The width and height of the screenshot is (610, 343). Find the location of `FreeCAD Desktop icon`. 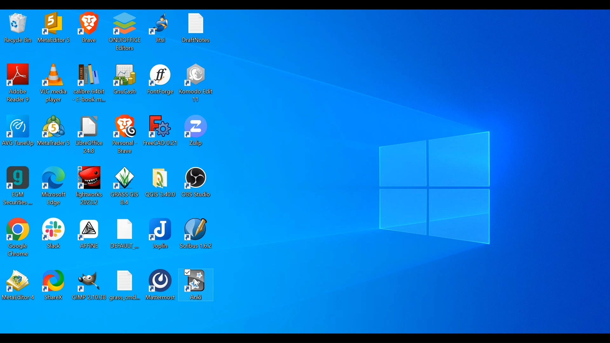

FreeCAD Desktop icon is located at coordinates (160, 130).